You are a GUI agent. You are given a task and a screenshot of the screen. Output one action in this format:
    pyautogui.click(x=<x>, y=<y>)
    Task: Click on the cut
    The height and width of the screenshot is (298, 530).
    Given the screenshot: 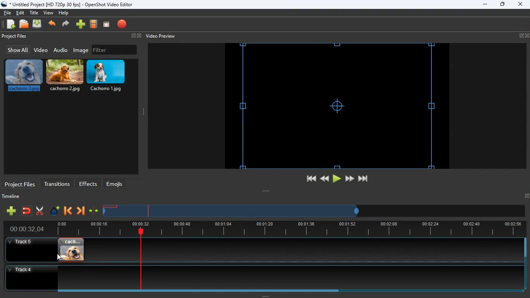 What is the action you would take?
    pyautogui.click(x=40, y=211)
    